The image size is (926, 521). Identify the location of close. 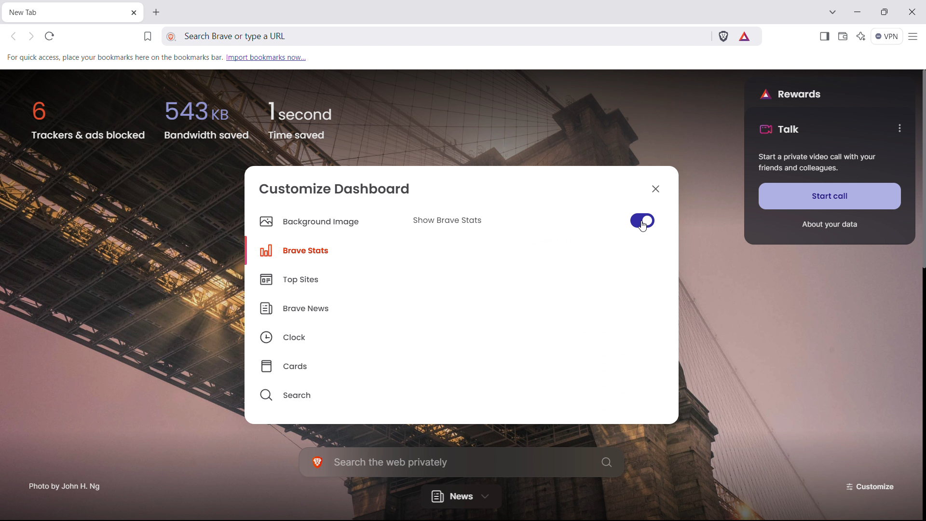
(911, 12).